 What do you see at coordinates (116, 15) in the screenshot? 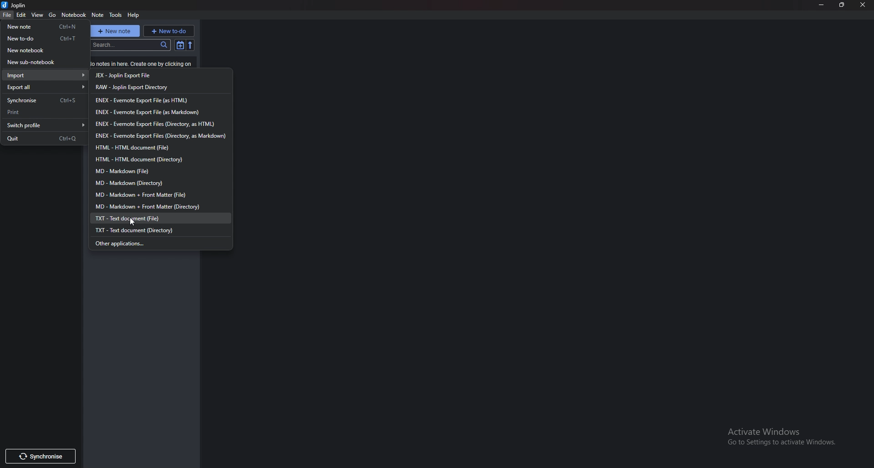
I see `Tools` at bounding box center [116, 15].